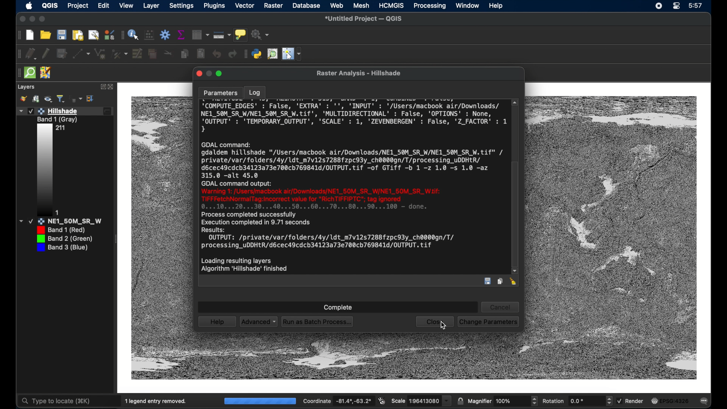 This screenshot has width=727, height=409. What do you see at coordinates (30, 6) in the screenshot?
I see `apple icon` at bounding box center [30, 6].